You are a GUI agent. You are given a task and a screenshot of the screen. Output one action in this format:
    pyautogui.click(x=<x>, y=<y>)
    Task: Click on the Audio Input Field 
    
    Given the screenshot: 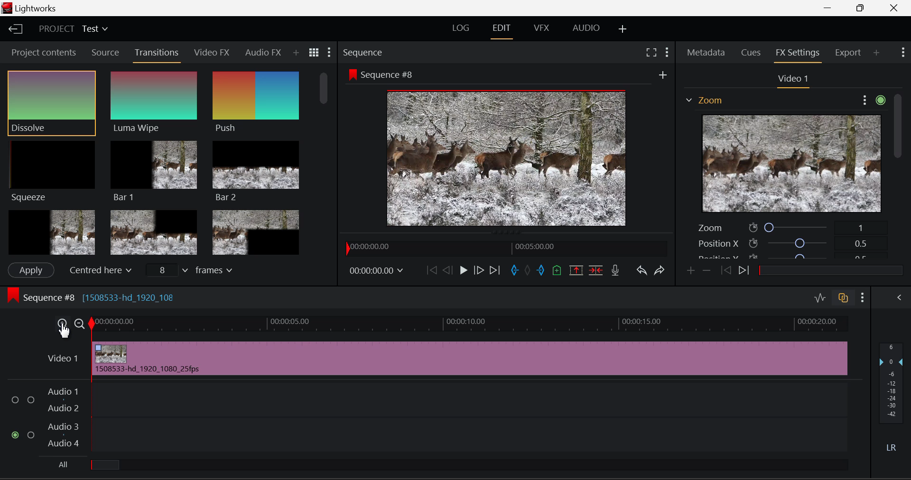 What is the action you would take?
    pyautogui.click(x=469, y=399)
    